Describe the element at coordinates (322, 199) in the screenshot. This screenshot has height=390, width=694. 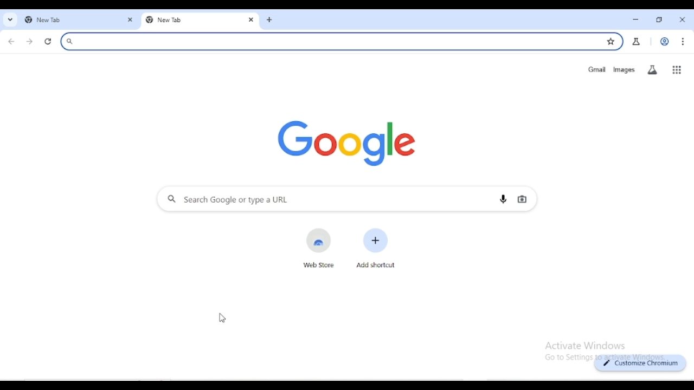
I see `search by google or type a URL` at that location.